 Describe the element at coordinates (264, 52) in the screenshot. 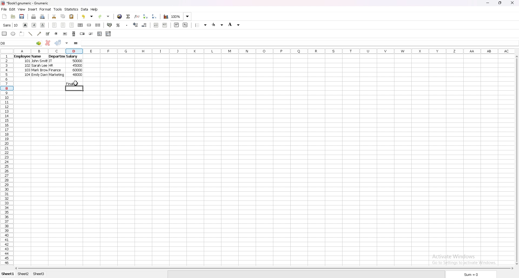

I see `column` at that location.